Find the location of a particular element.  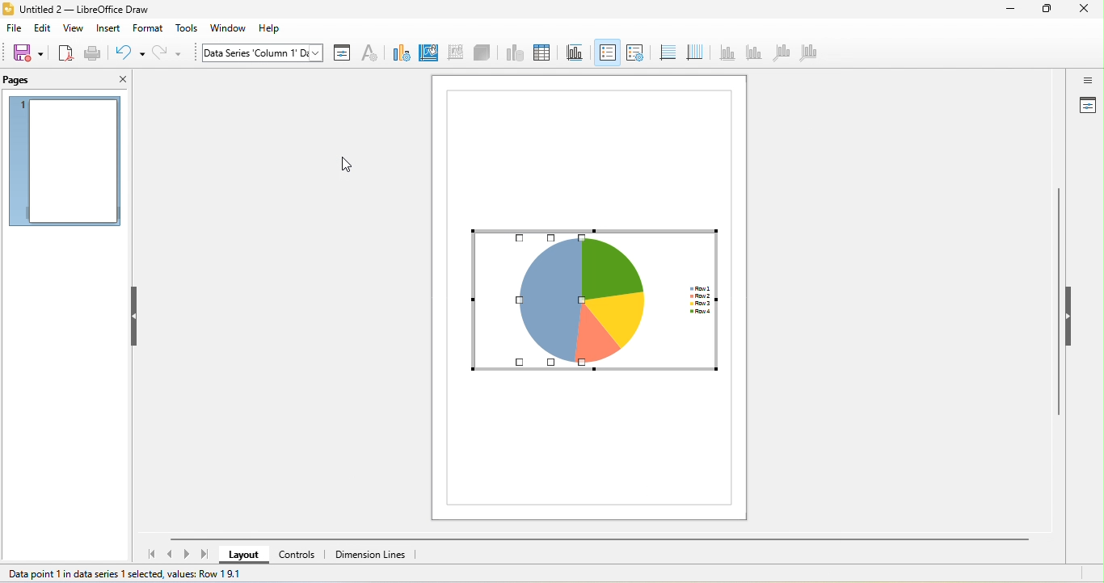

file is located at coordinates (14, 29).